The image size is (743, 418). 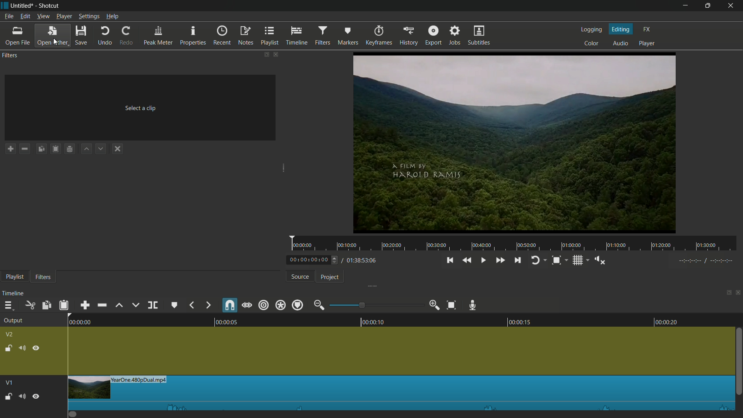 I want to click on player, so click(x=647, y=44).